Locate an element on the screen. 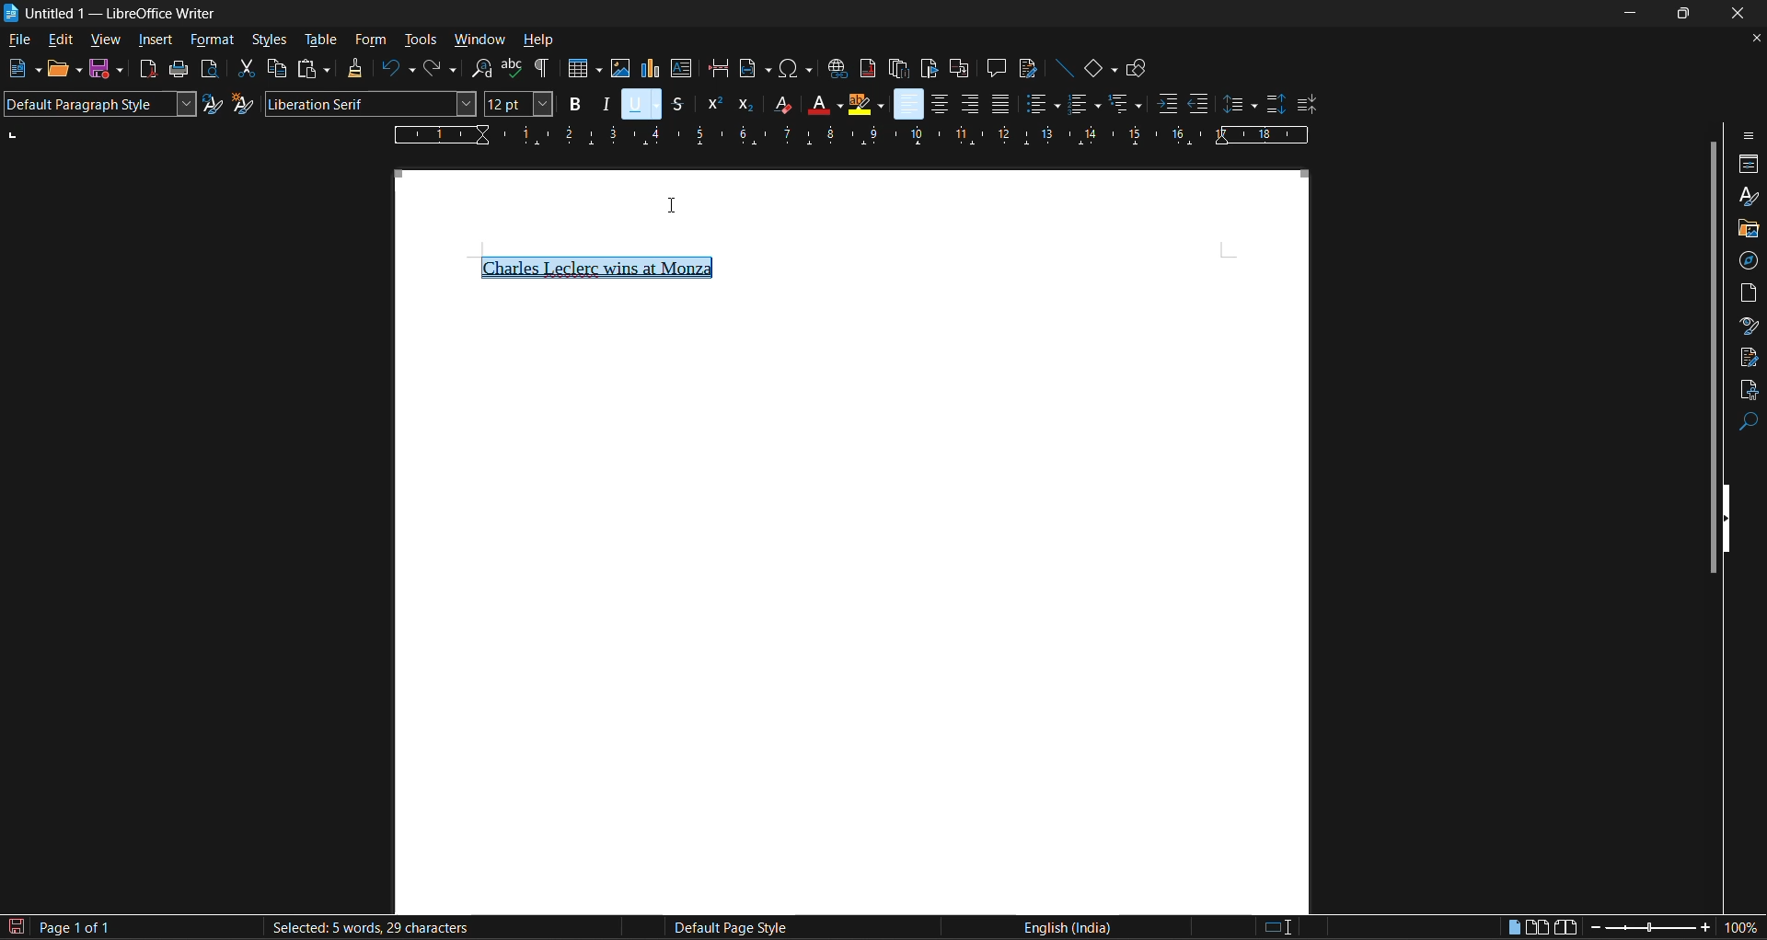 The height and width of the screenshot is (940, 1767). insert bookmark is located at coordinates (926, 69).